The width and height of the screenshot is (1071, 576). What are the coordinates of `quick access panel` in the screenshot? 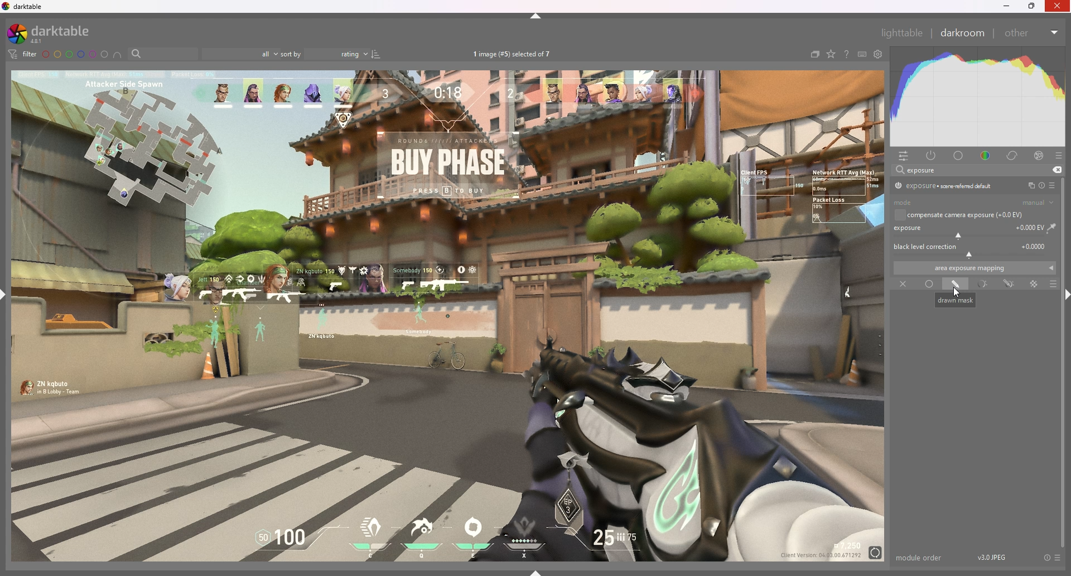 It's located at (906, 156).